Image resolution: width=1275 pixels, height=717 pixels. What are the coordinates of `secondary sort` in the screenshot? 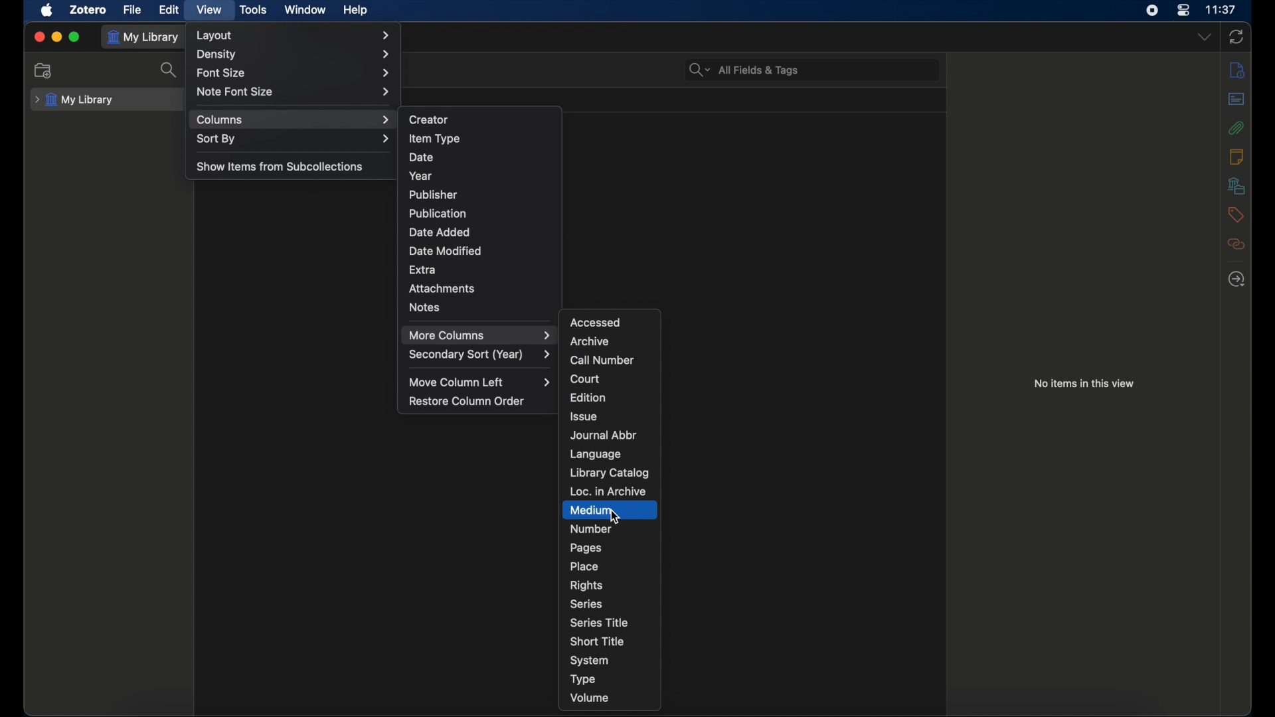 It's located at (481, 354).